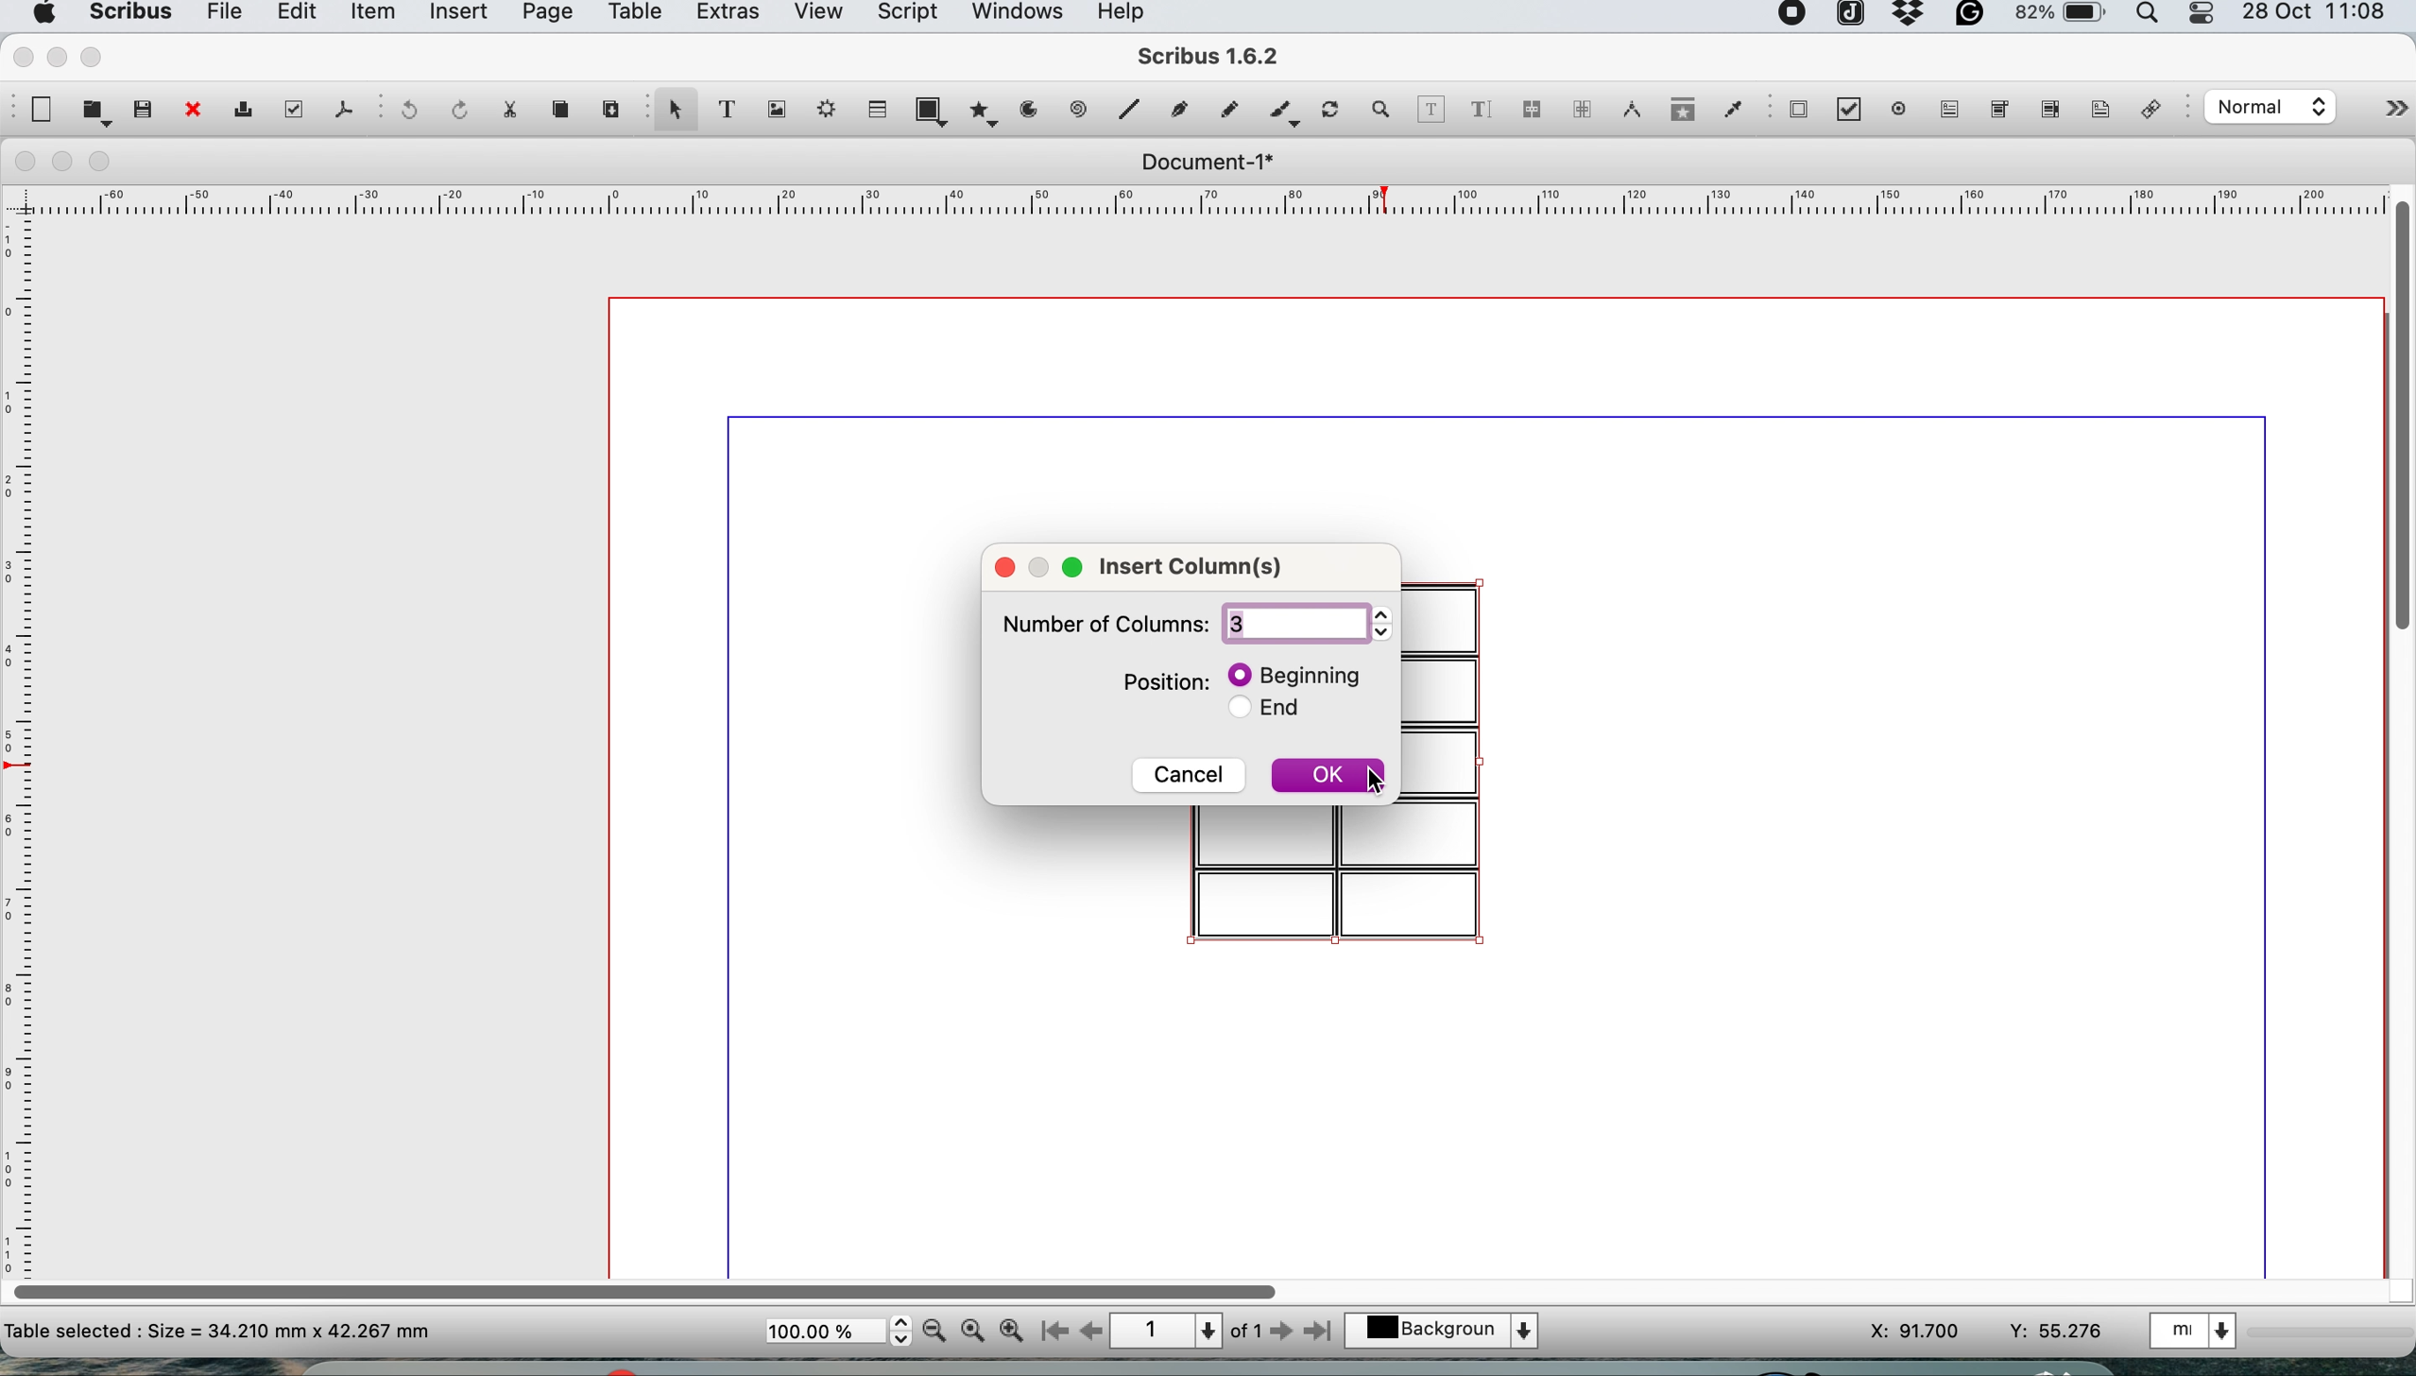 The image size is (2416, 1376). I want to click on script, so click(904, 15).